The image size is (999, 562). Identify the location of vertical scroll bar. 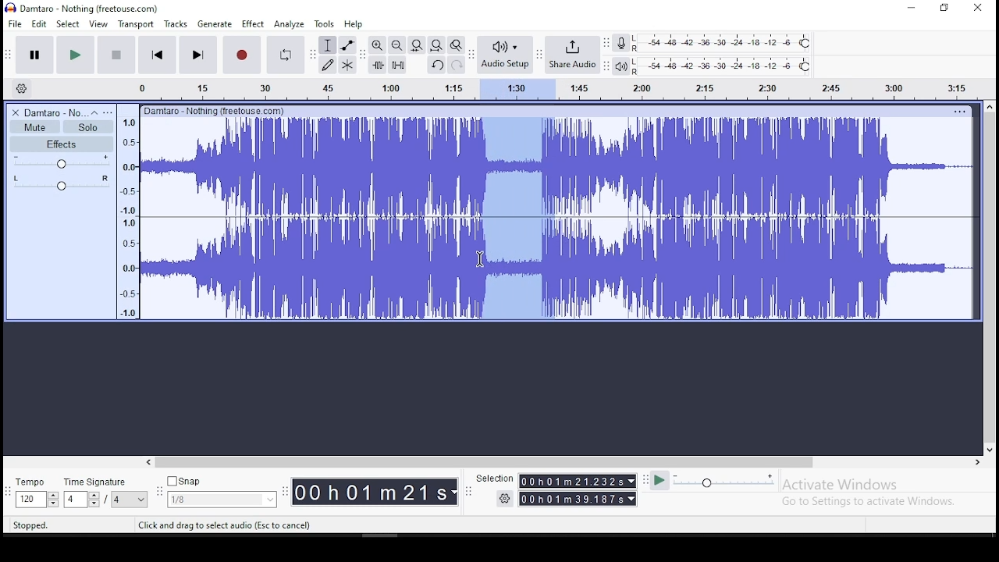
(992, 276).